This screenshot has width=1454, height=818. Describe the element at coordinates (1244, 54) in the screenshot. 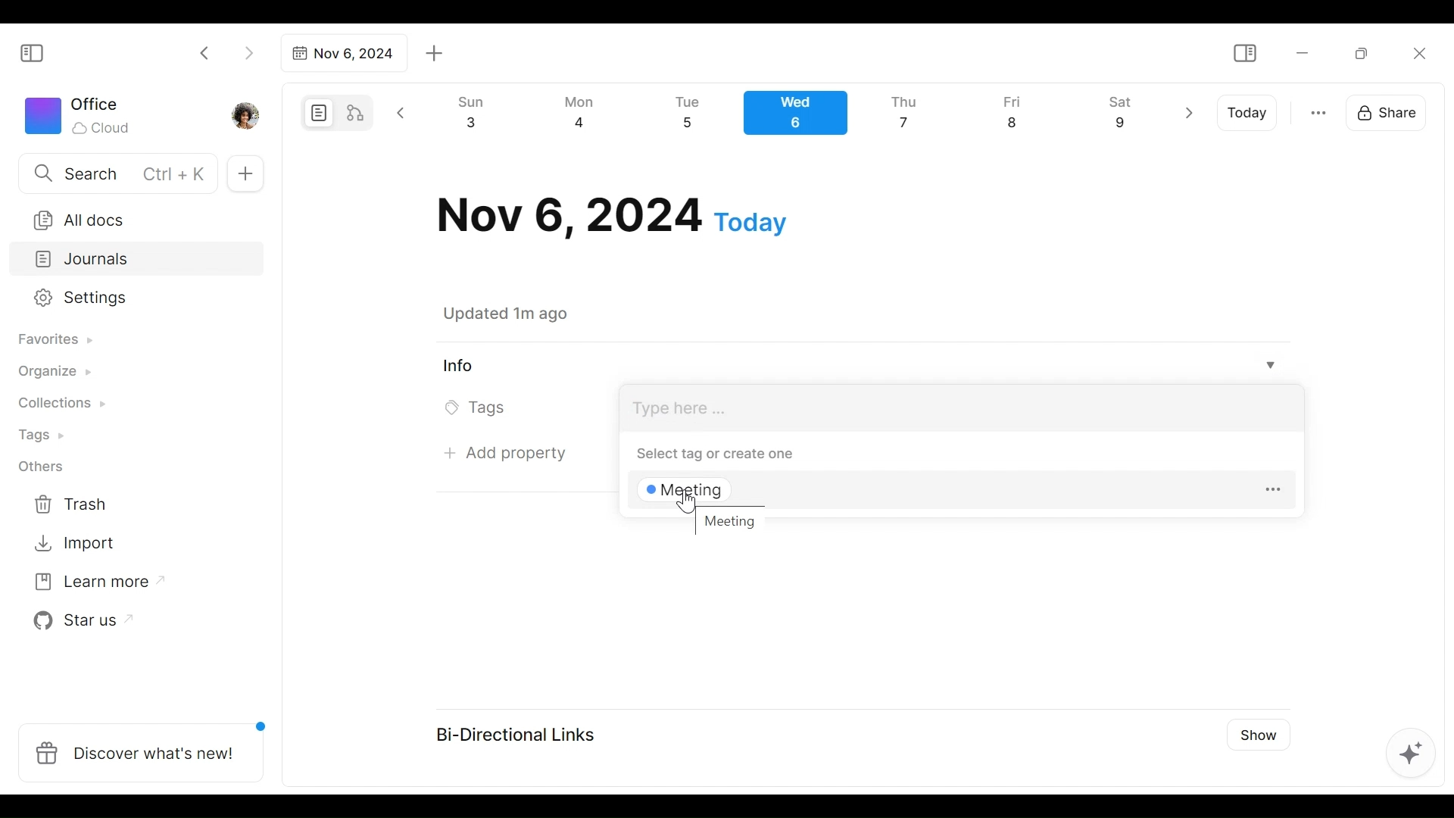

I see `Show/Hide Sidebar` at that location.